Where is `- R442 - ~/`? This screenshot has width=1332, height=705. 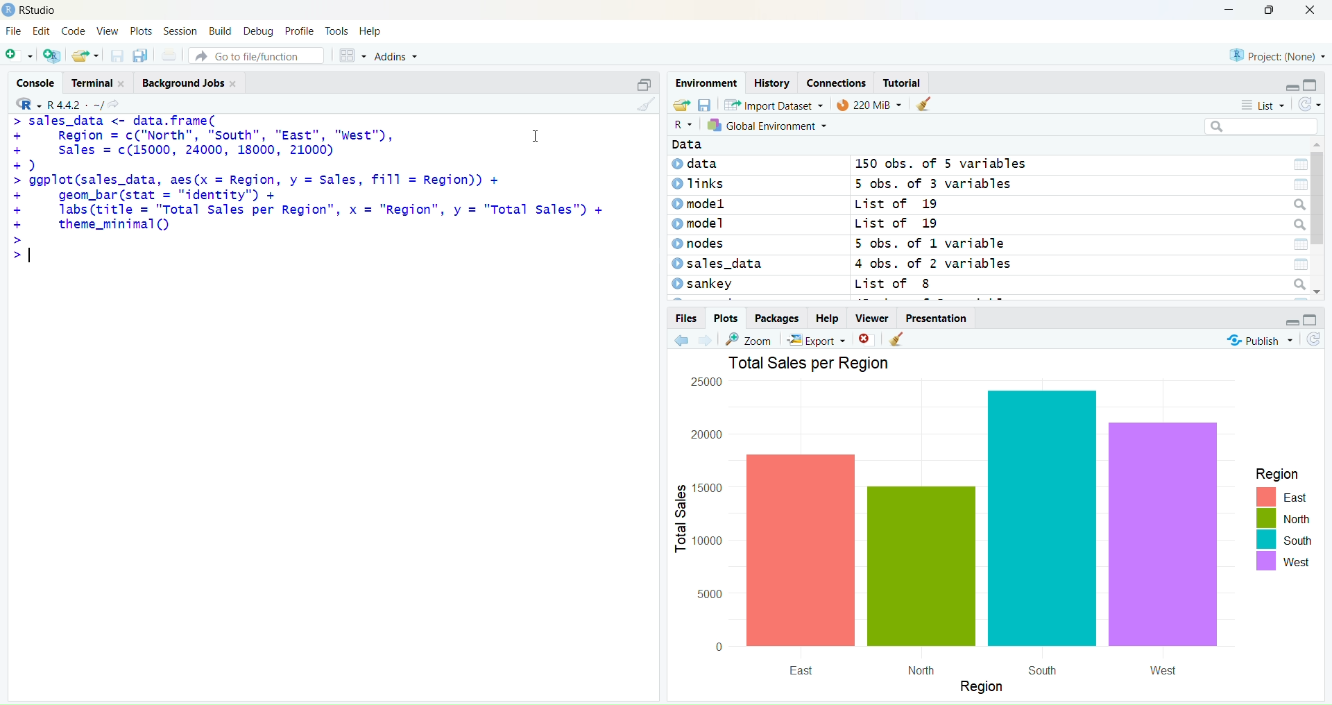
- R442 - ~/ is located at coordinates (77, 102).